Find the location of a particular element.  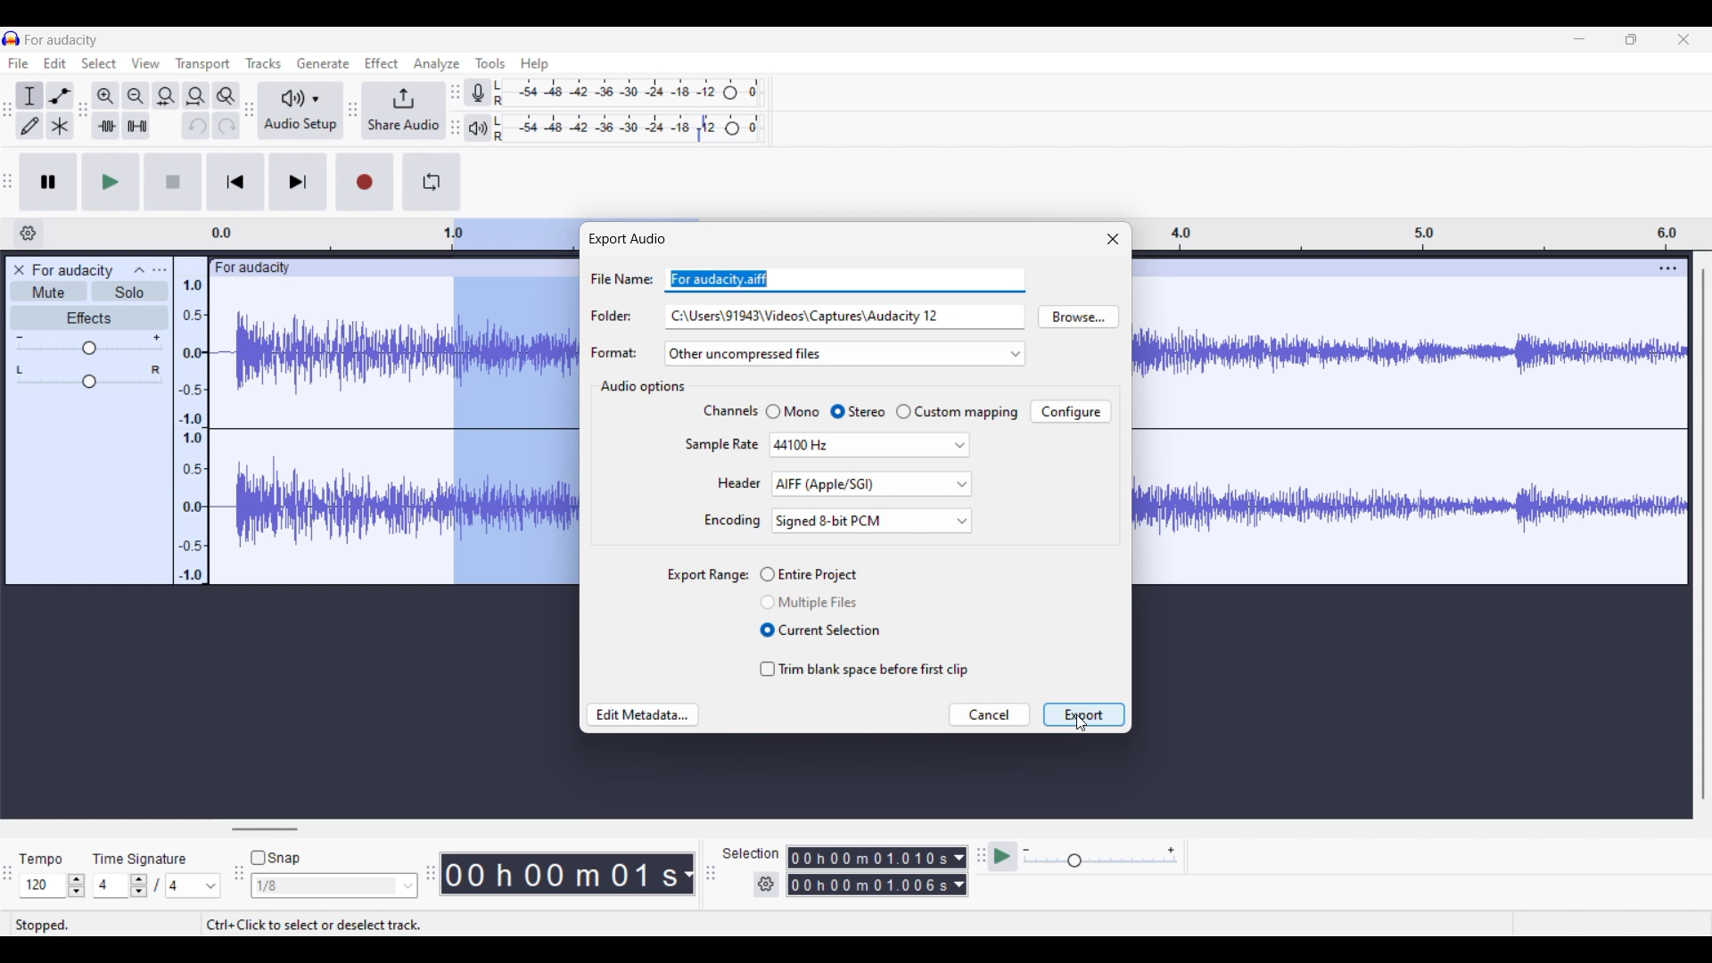

Pause is located at coordinates (48, 182).